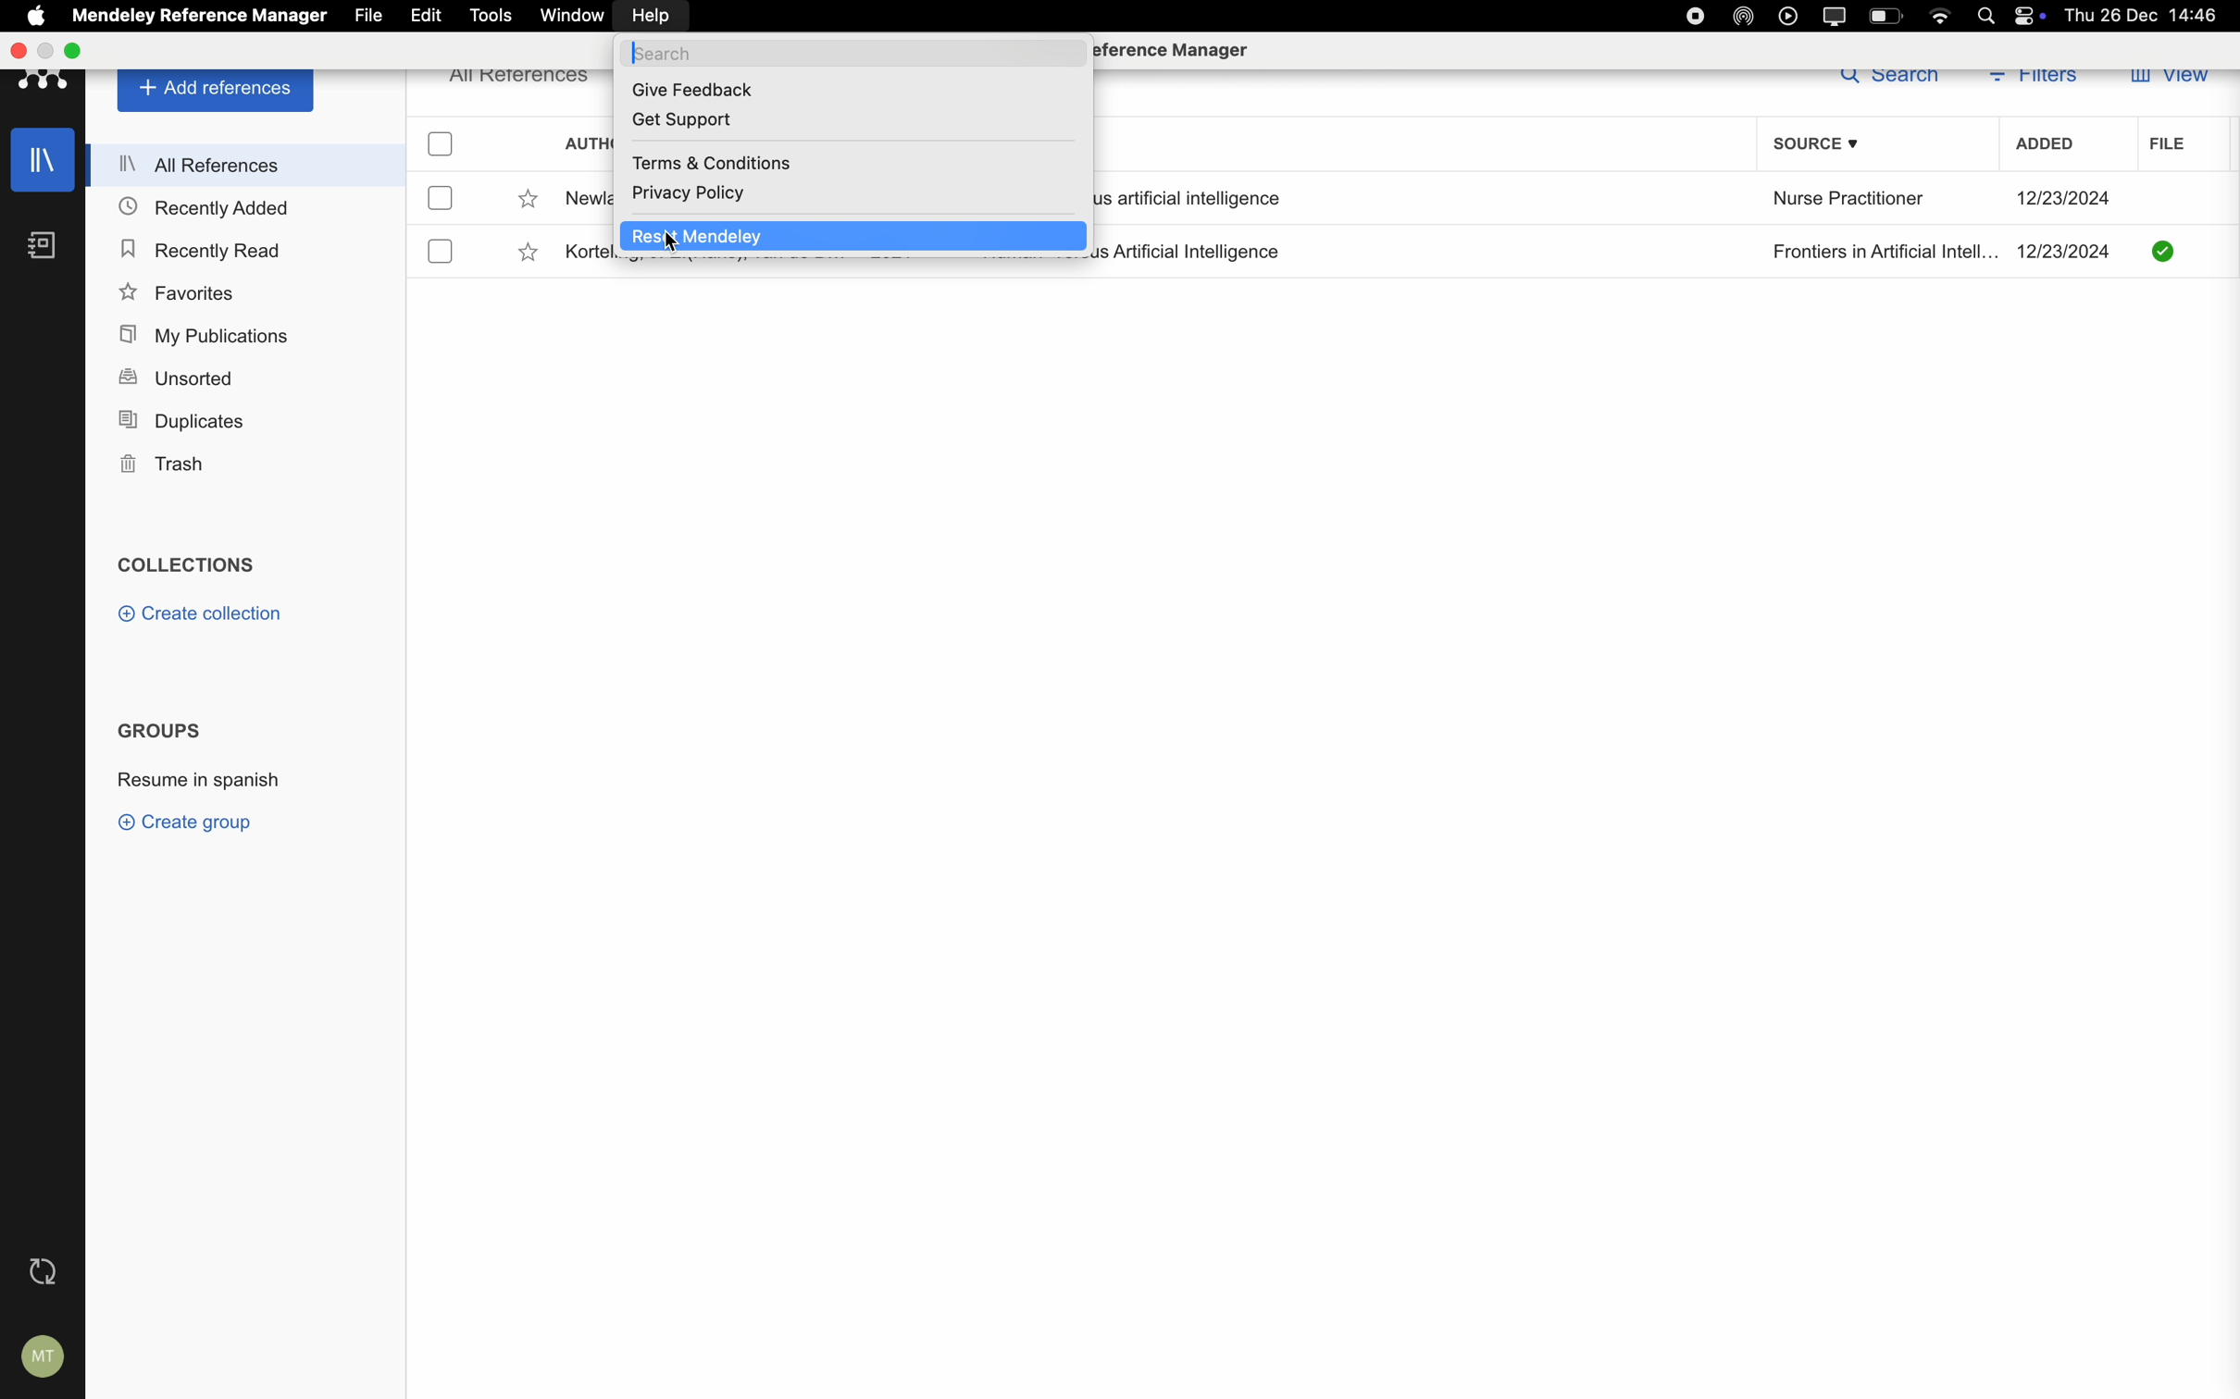  I want to click on unsorted, so click(177, 378).